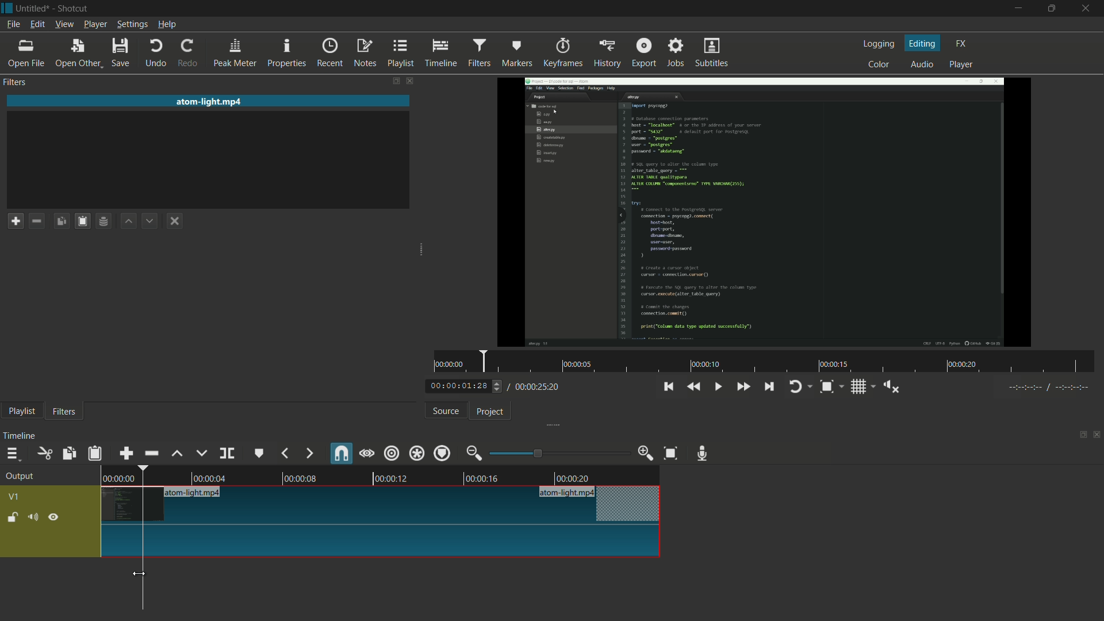  Describe the element at coordinates (401, 53) in the screenshot. I see `playlist` at that location.